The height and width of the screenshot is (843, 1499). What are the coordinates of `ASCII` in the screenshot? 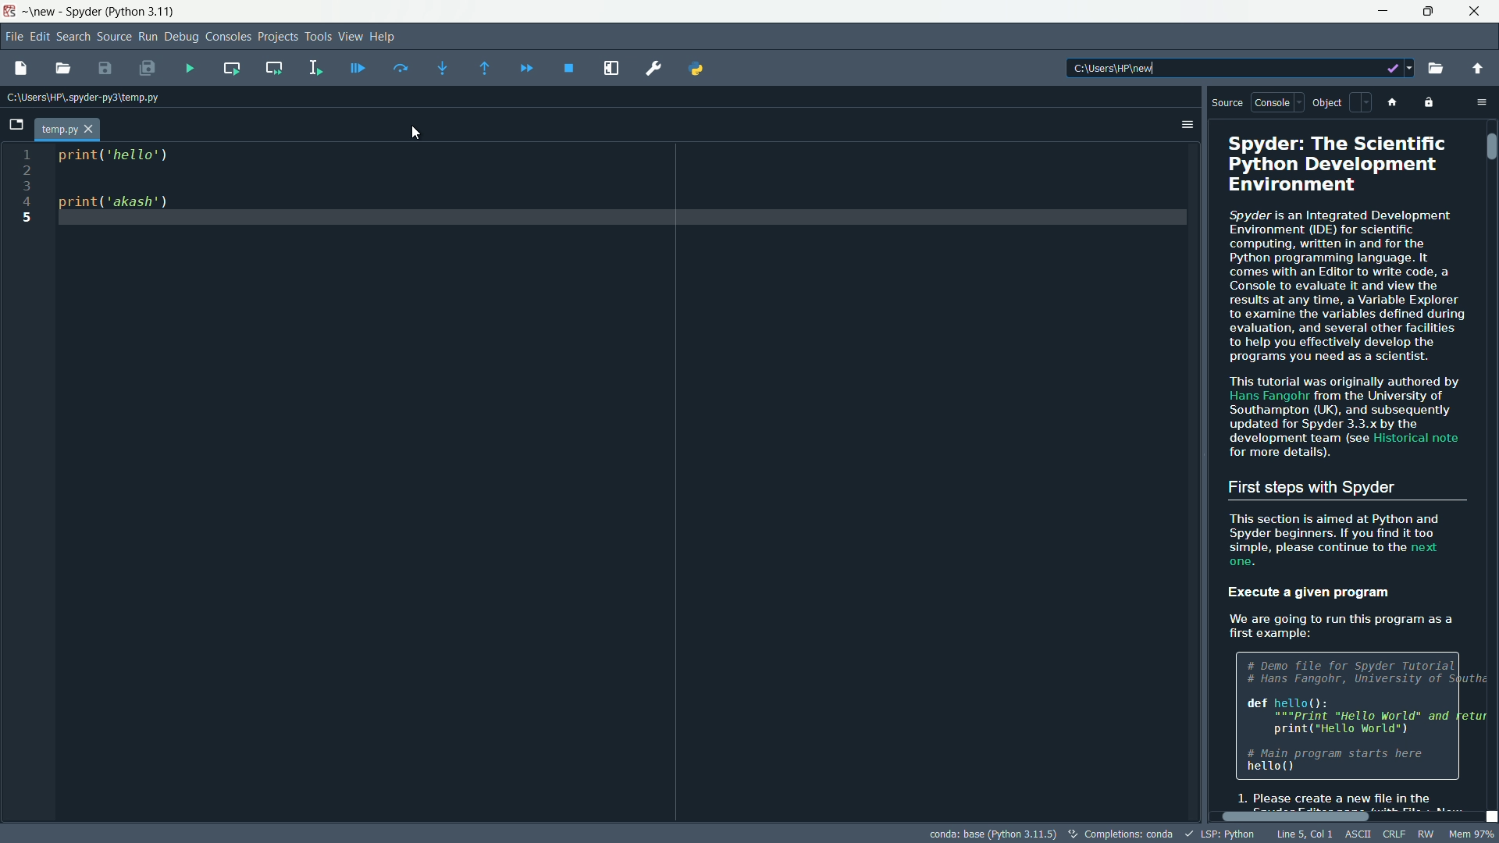 It's located at (1357, 833).